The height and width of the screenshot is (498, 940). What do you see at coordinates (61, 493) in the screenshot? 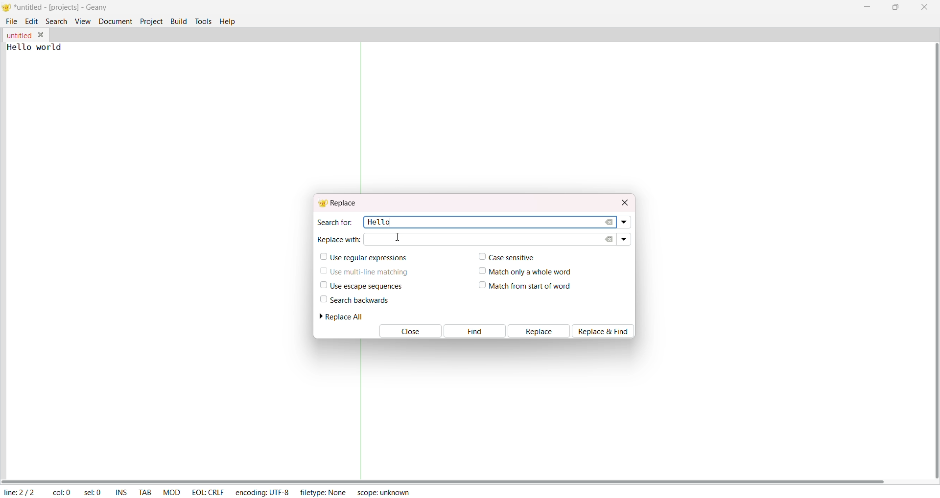
I see `col: 0` at bounding box center [61, 493].